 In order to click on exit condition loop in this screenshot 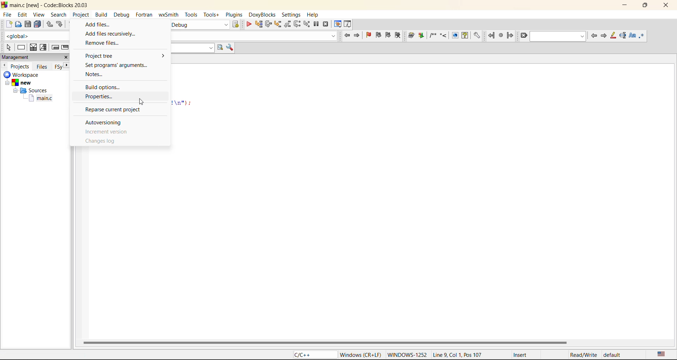, I will do `click(65, 48)`.